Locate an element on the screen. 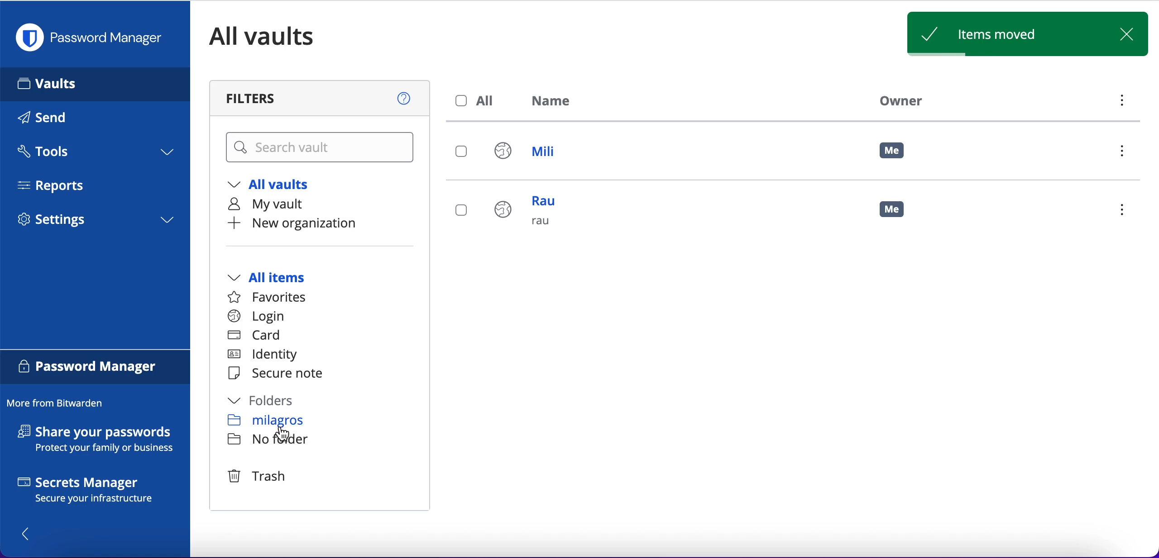 Image resolution: width=1159 pixels, height=558 pixels. all items is located at coordinates (280, 279).